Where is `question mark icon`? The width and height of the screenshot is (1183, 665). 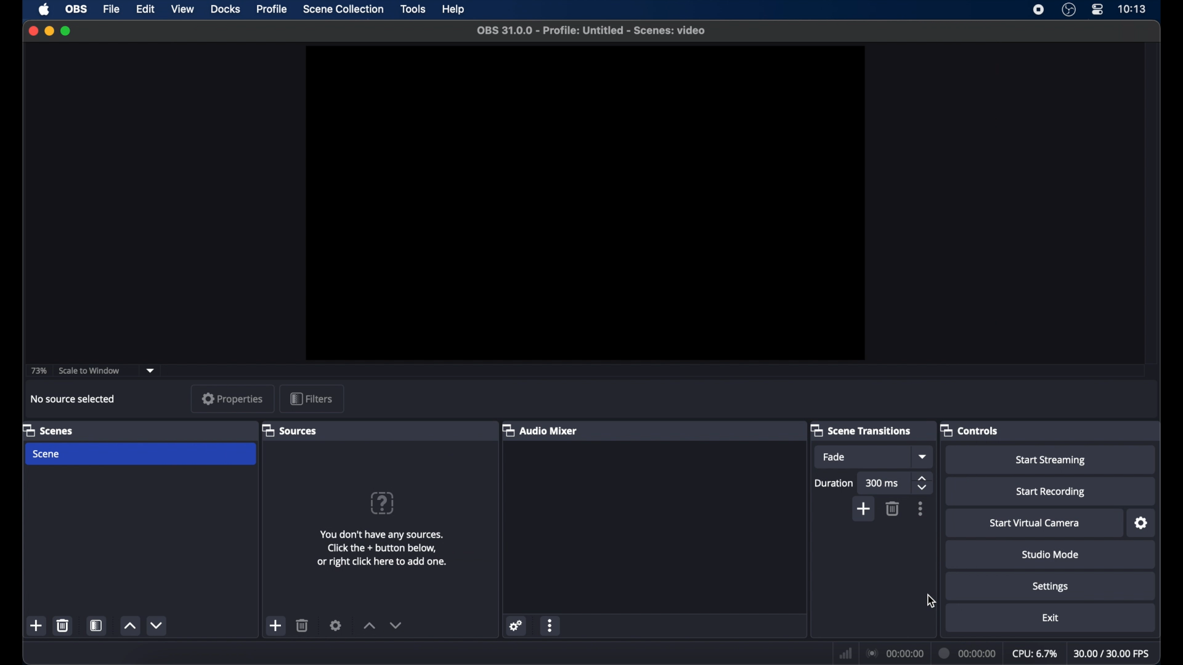 question mark icon is located at coordinates (382, 503).